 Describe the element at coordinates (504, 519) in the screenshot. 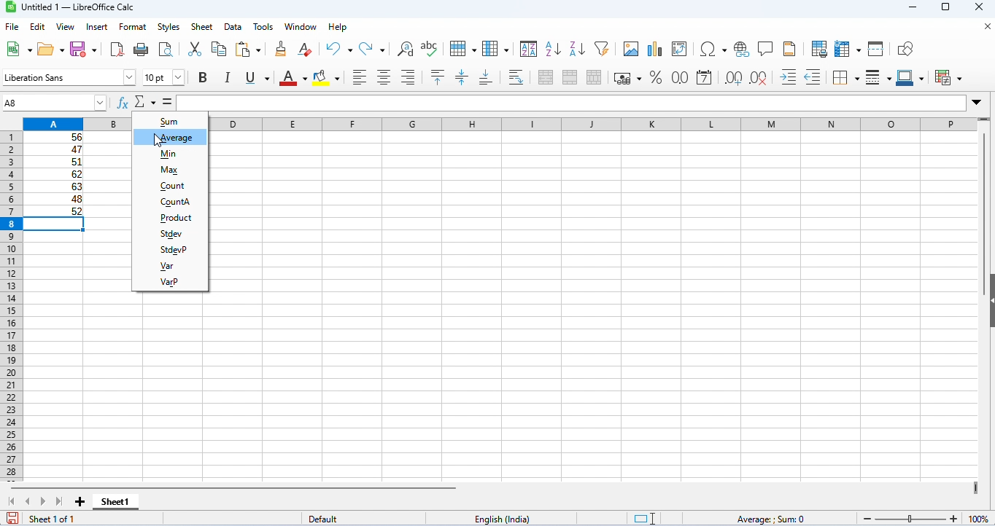

I see `language` at that location.